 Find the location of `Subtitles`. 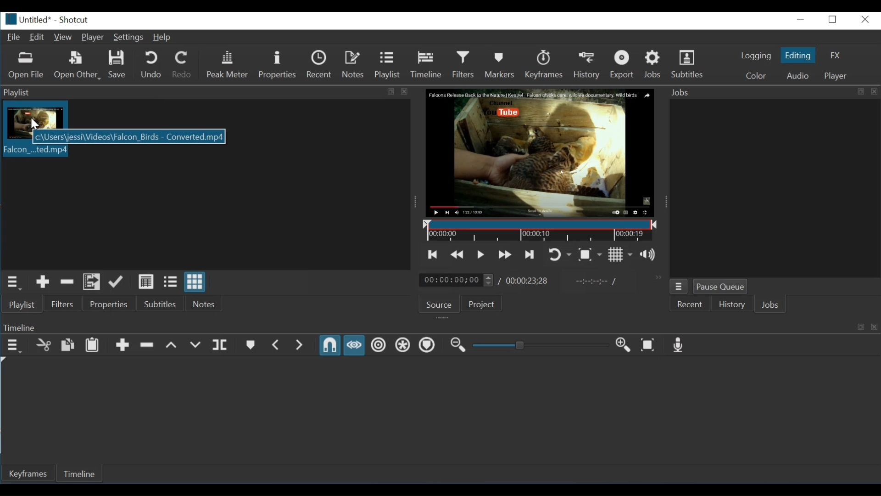

Subtitles is located at coordinates (164, 303).